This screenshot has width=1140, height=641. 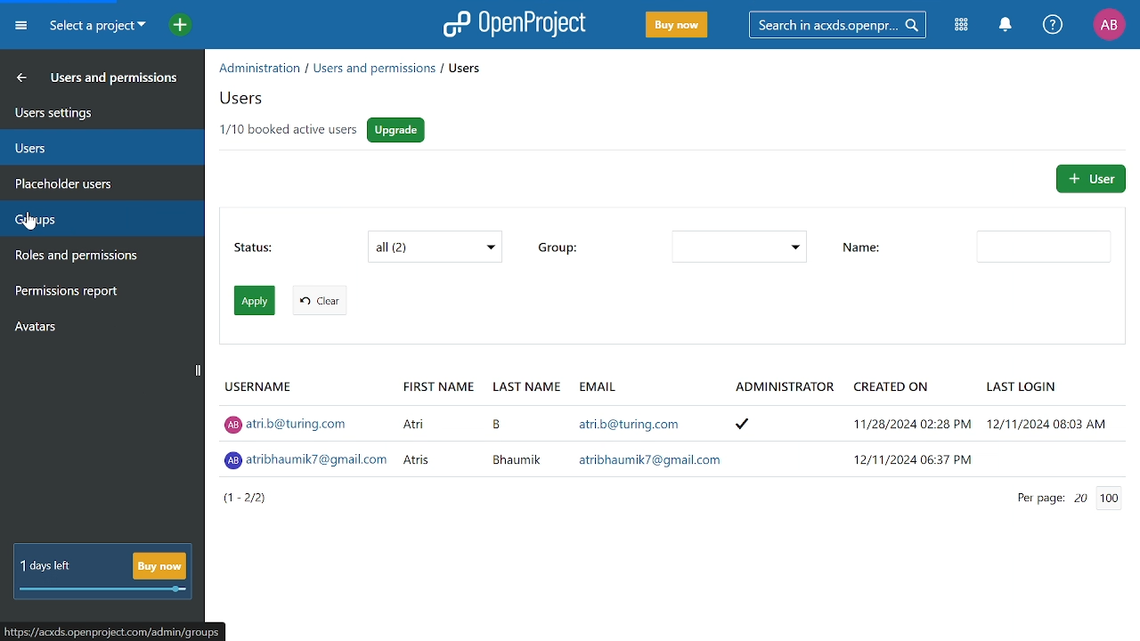 What do you see at coordinates (419, 442) in the screenshot?
I see `firstnames` at bounding box center [419, 442].